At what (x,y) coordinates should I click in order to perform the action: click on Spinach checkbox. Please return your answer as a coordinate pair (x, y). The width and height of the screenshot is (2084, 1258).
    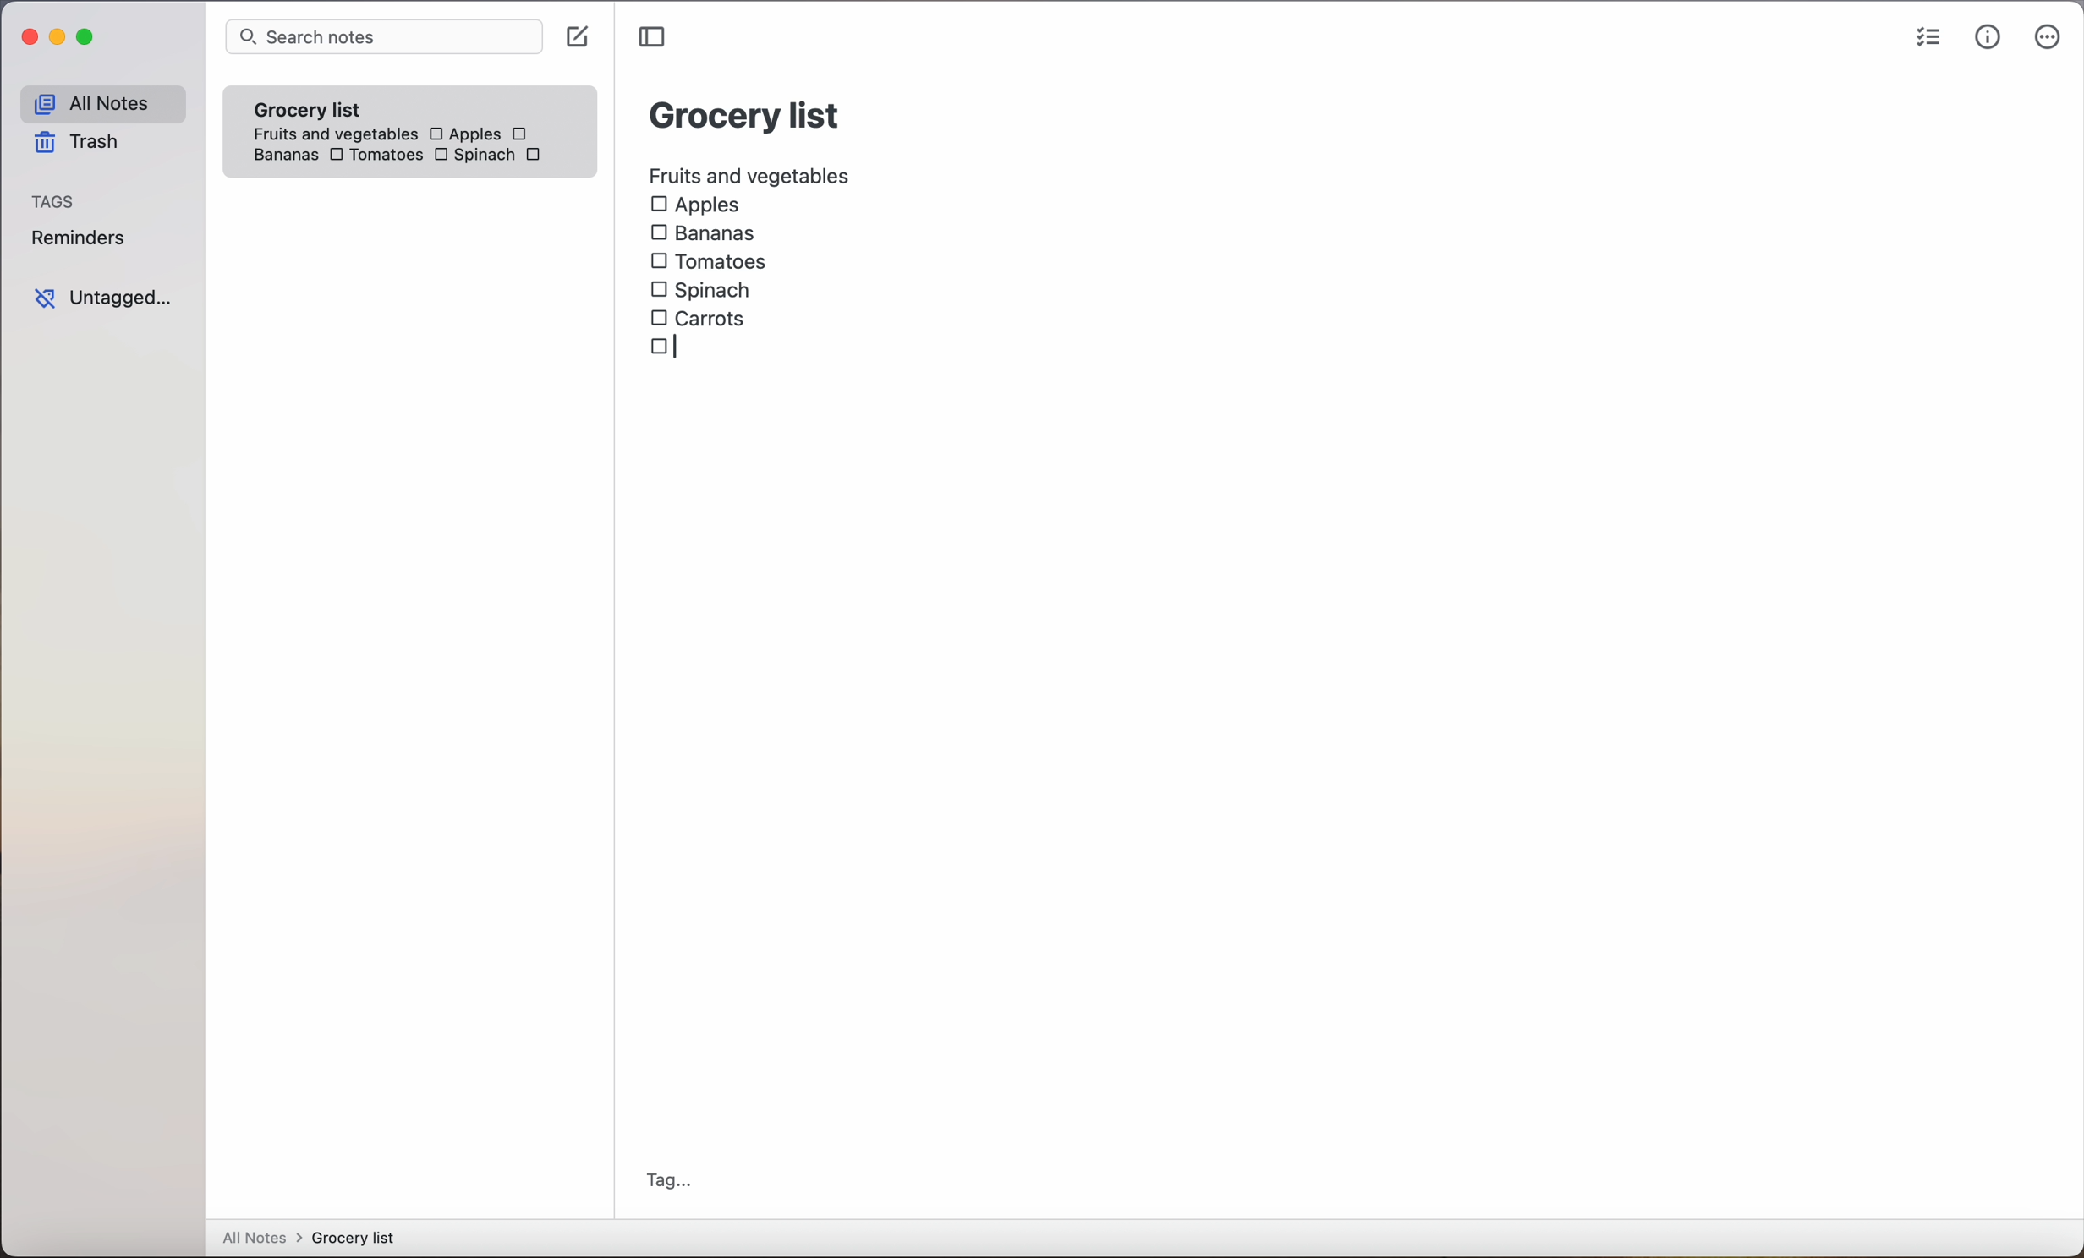
    Looking at the image, I should click on (473, 157).